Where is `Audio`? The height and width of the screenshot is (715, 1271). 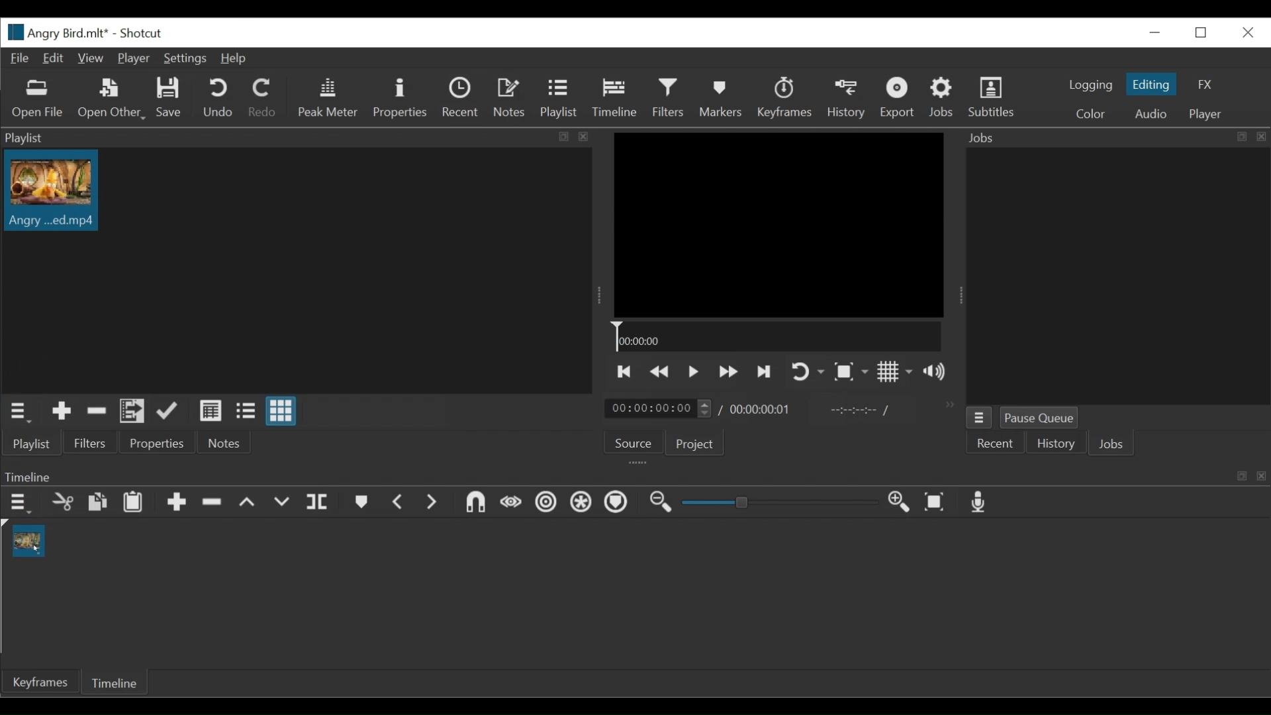 Audio is located at coordinates (1150, 114).